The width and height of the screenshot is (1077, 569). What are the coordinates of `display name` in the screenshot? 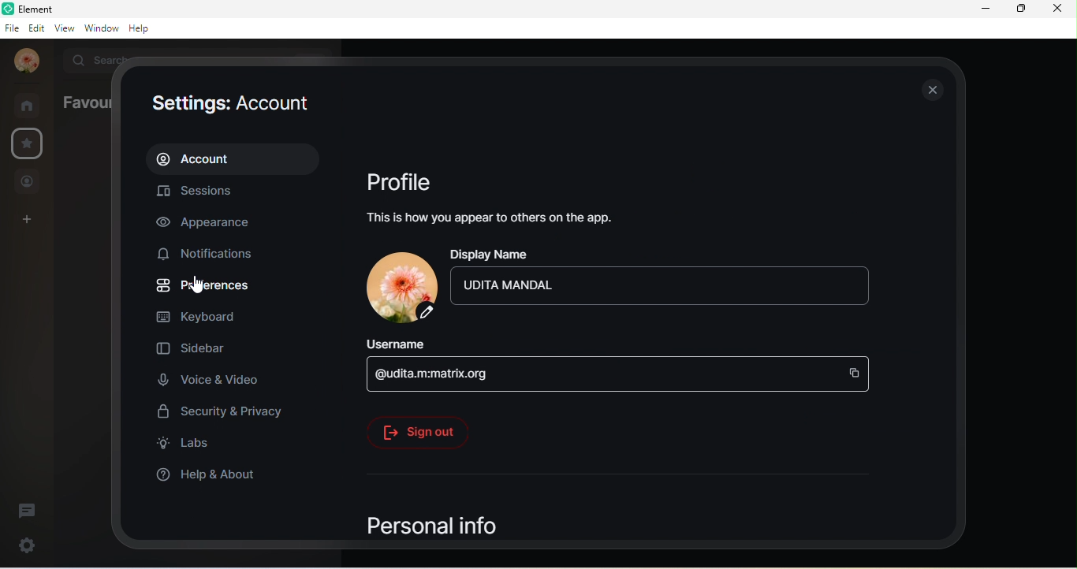 It's located at (664, 252).